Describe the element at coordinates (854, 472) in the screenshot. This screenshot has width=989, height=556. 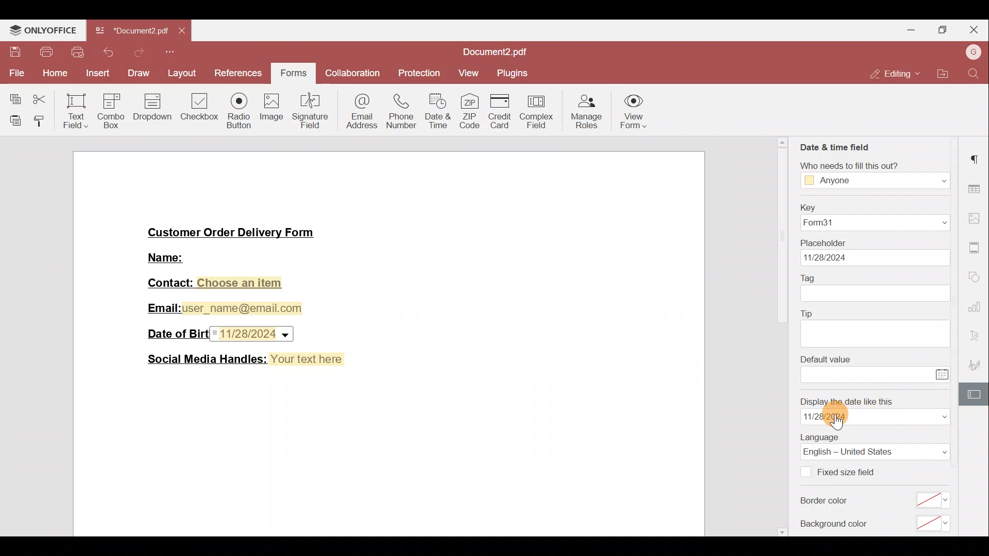
I see `Fixed size field` at that location.